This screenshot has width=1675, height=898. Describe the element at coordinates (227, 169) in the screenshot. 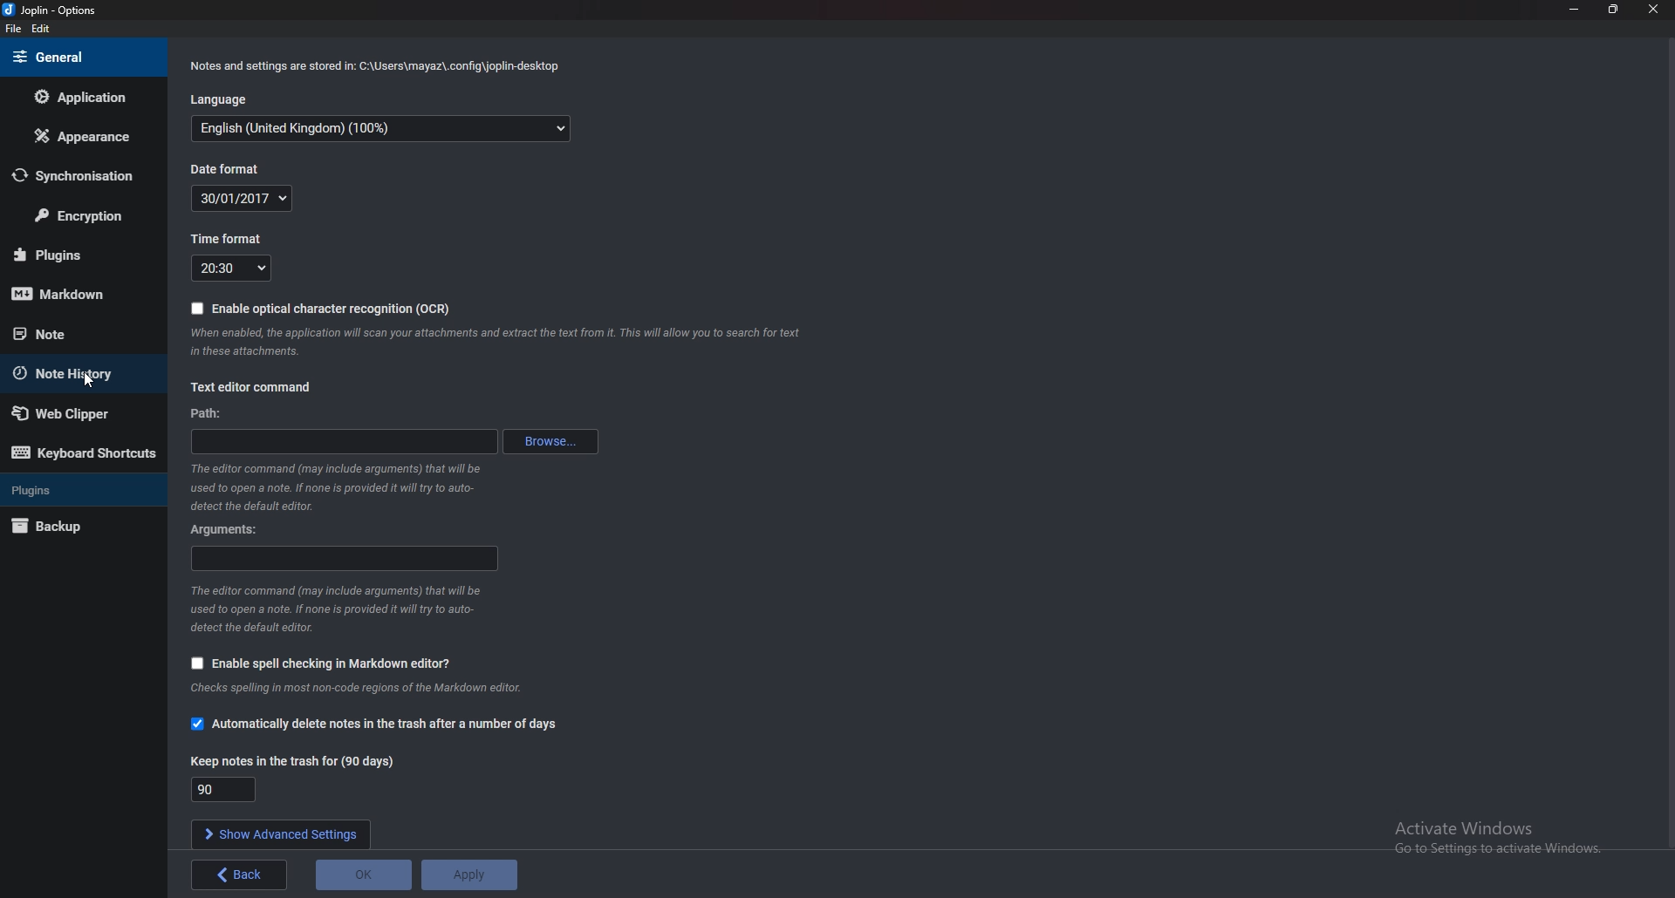

I see `Date format` at that location.